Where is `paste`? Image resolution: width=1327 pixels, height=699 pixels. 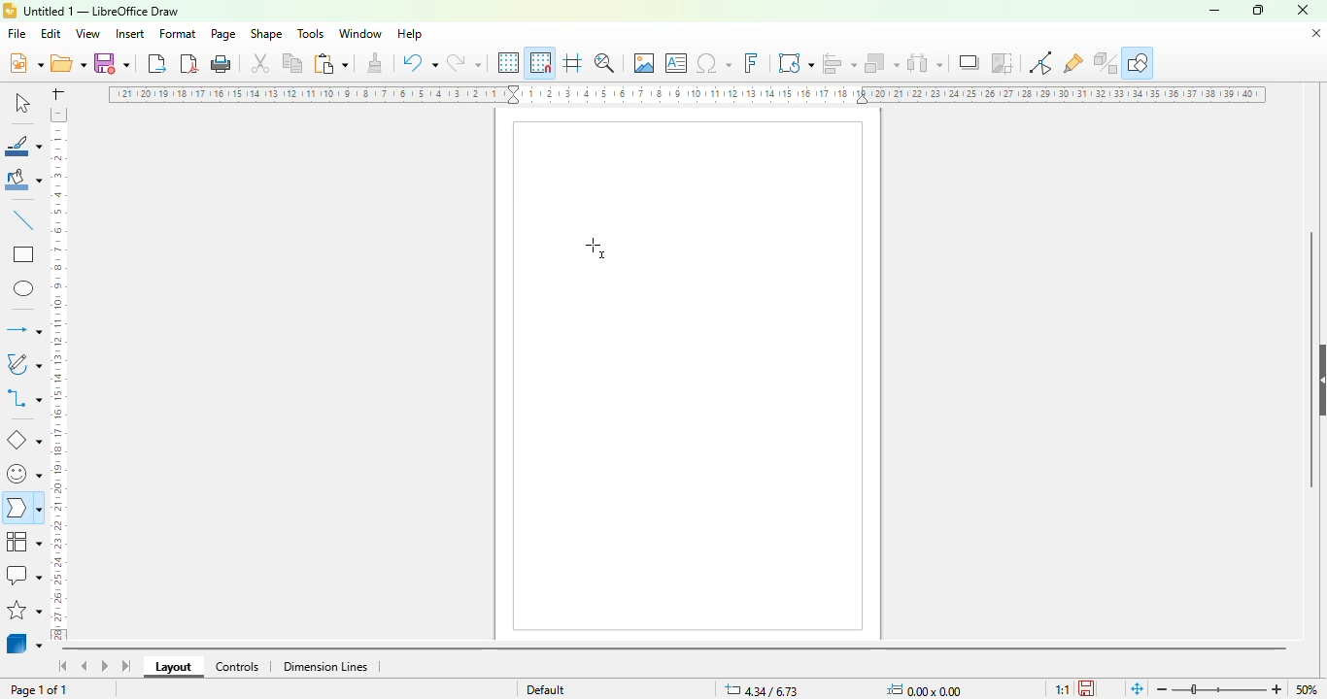
paste is located at coordinates (330, 63).